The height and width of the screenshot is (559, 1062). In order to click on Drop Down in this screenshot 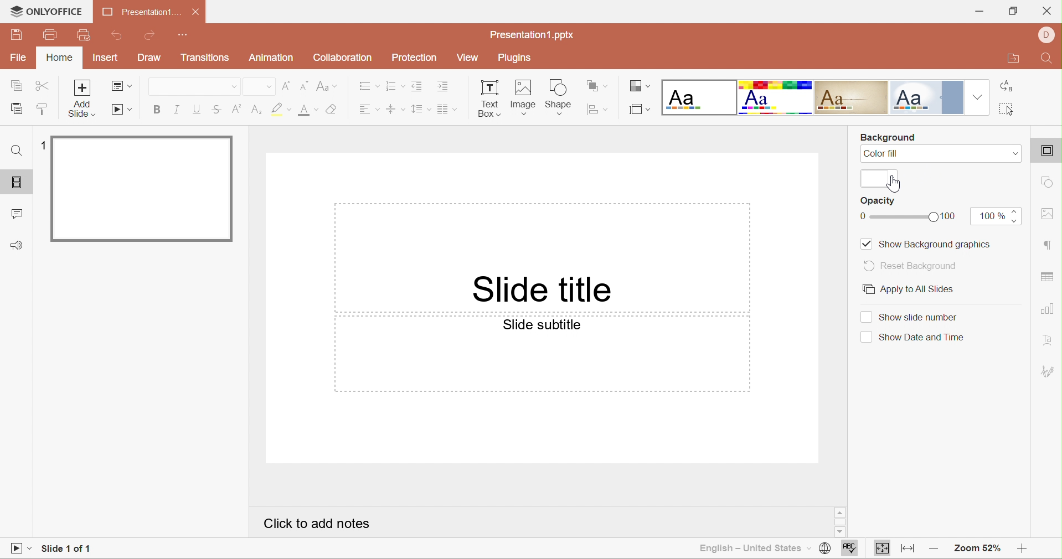, I will do `click(267, 87)`.